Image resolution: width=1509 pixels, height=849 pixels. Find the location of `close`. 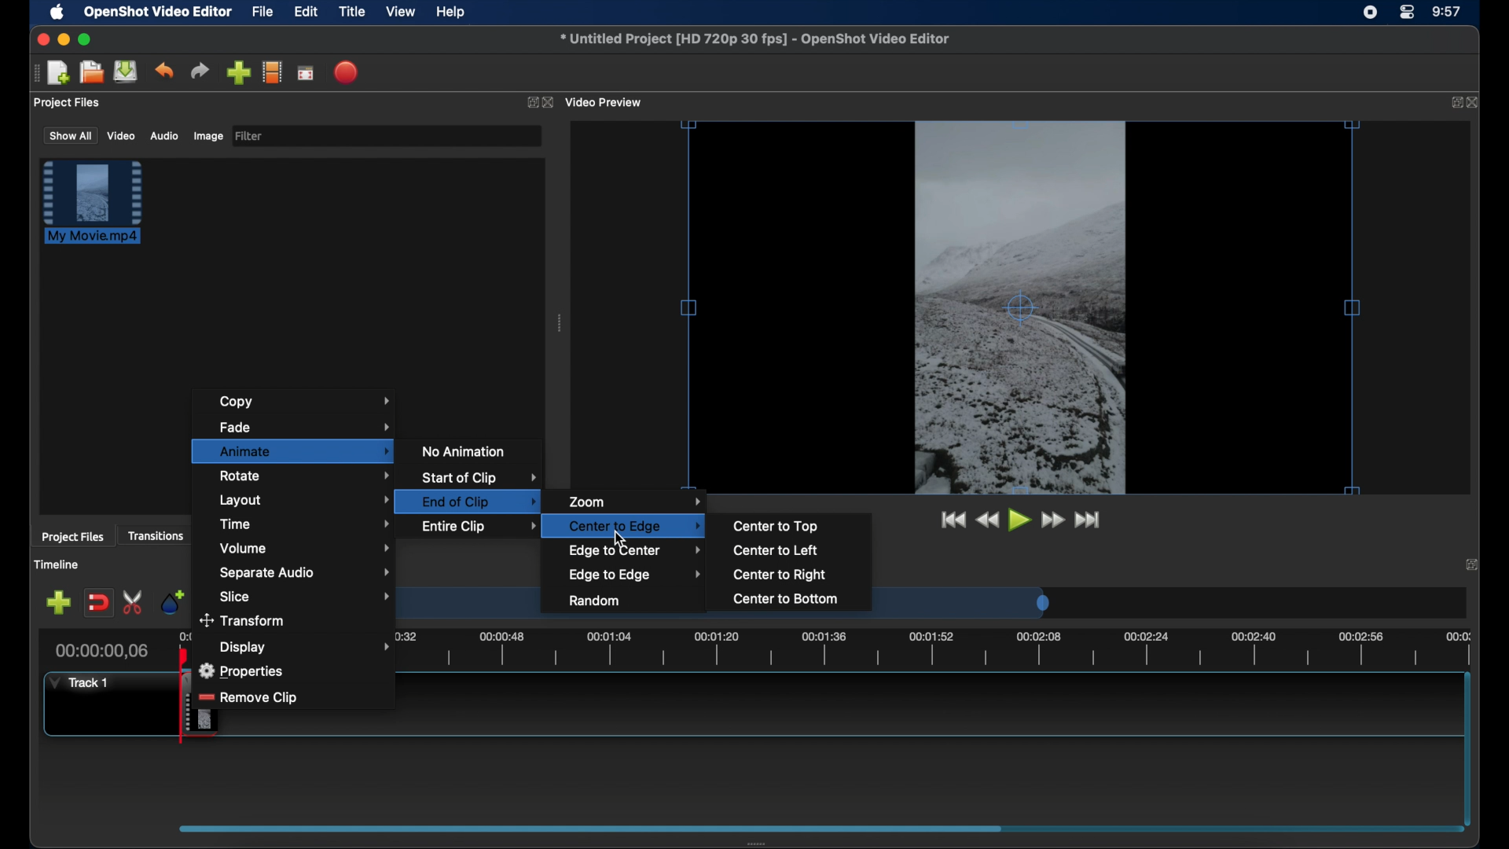

close is located at coordinates (41, 39).